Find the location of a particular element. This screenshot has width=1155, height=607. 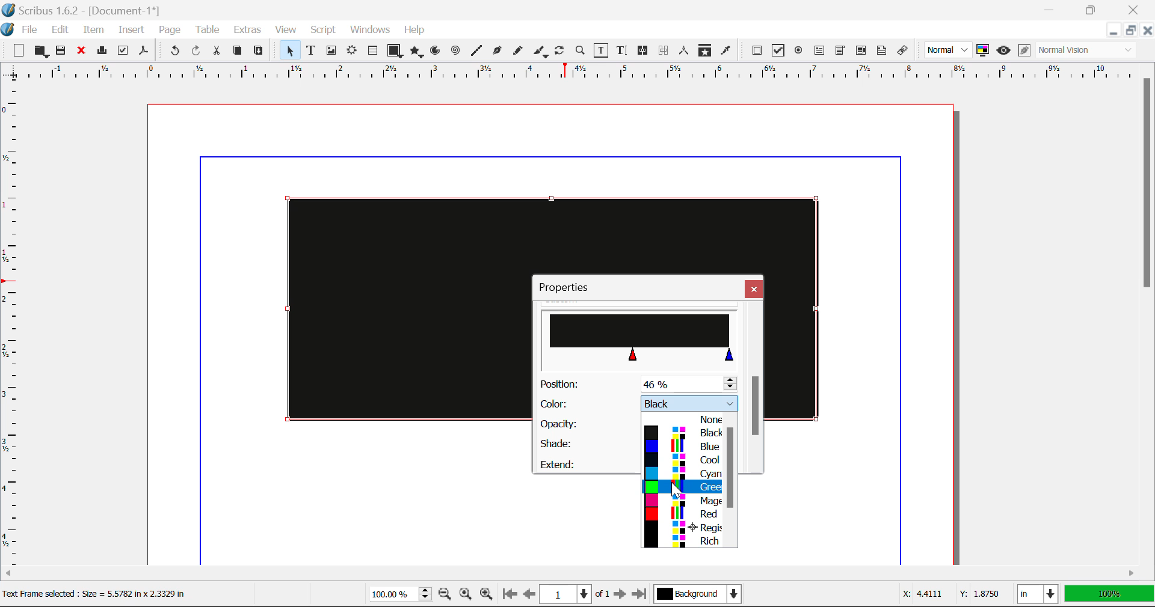

Print is located at coordinates (101, 50).